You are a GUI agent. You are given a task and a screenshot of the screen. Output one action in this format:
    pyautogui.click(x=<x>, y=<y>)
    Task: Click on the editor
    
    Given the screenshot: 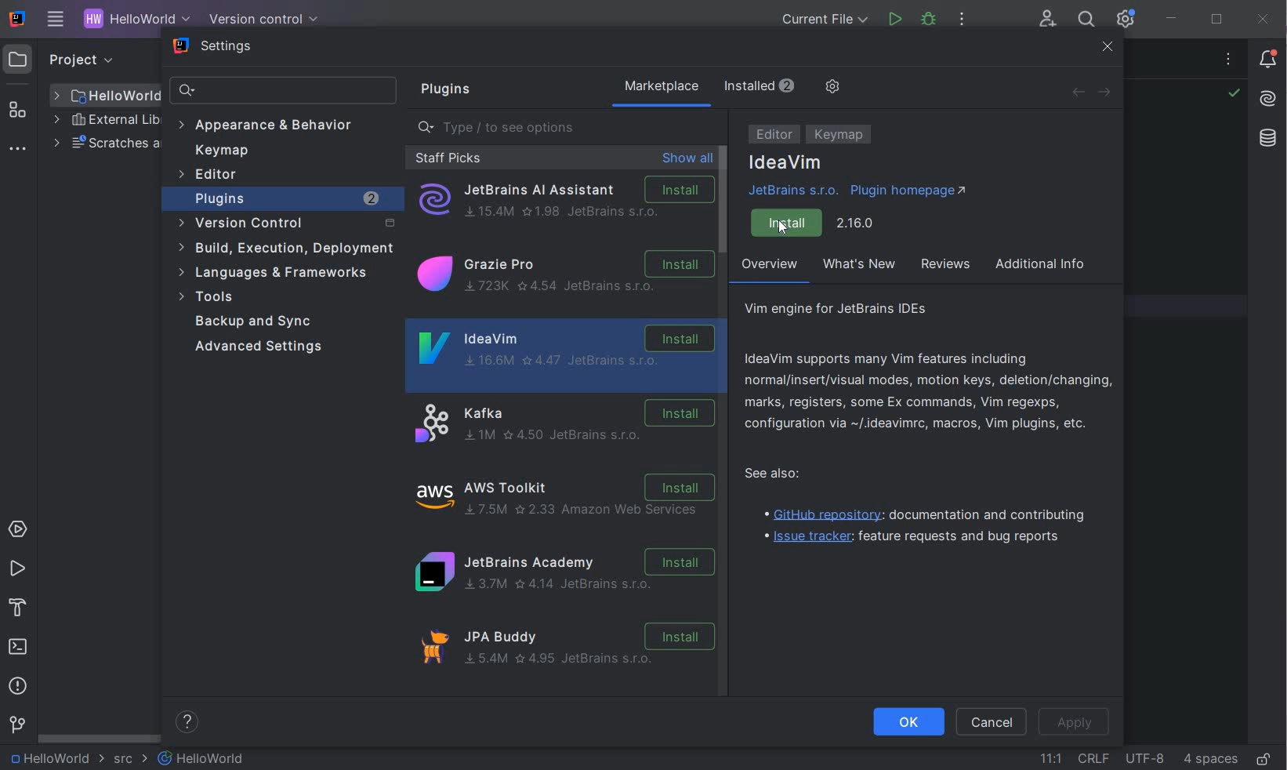 What is the action you would take?
    pyautogui.click(x=211, y=176)
    